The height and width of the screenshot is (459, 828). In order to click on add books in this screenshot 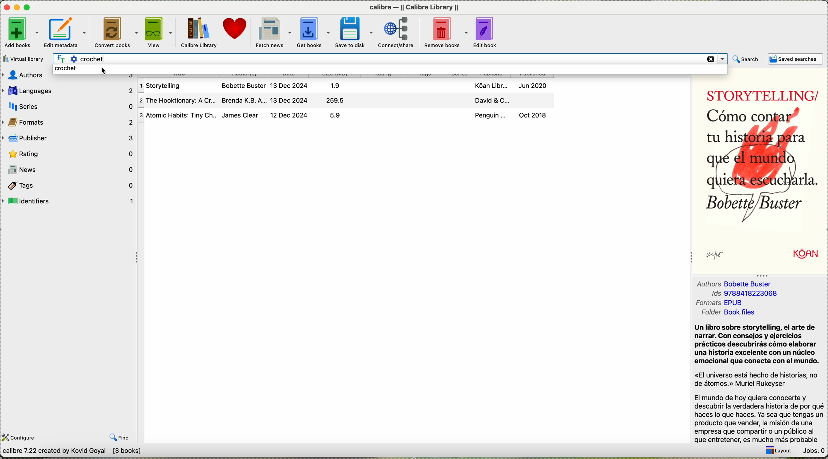, I will do `click(22, 32)`.